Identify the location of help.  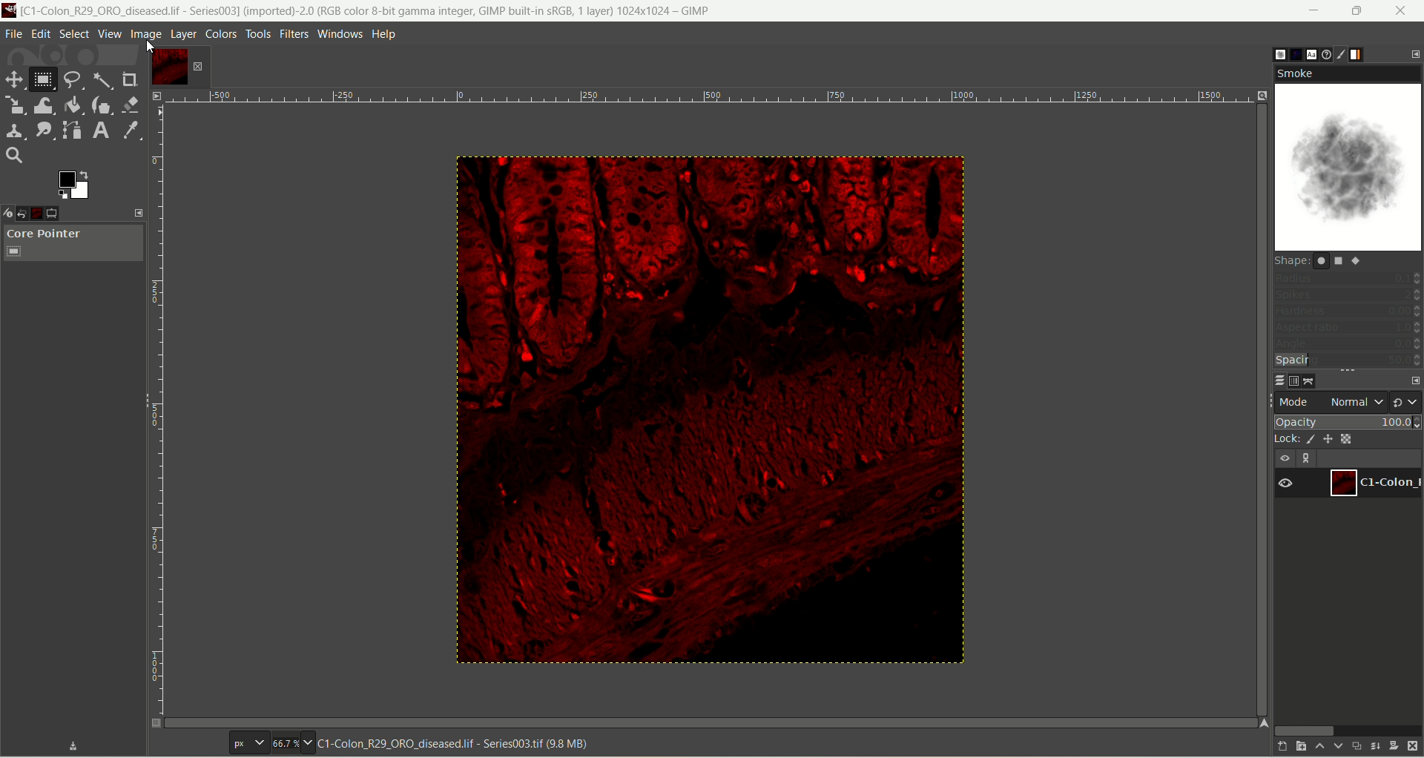
(386, 34).